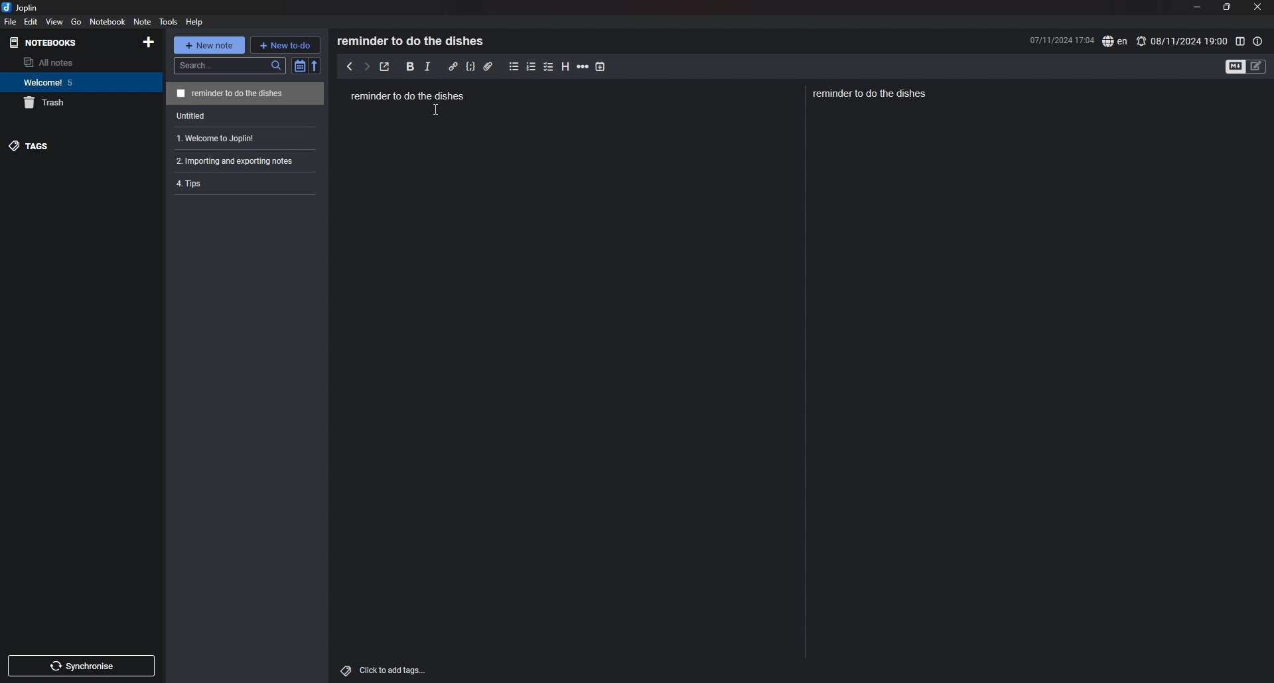 This screenshot has height=683, width=1274. I want to click on numbered list, so click(531, 68).